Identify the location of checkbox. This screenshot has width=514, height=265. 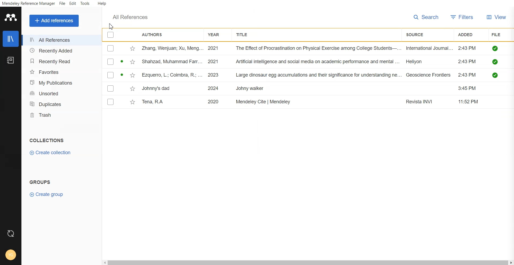
(111, 62).